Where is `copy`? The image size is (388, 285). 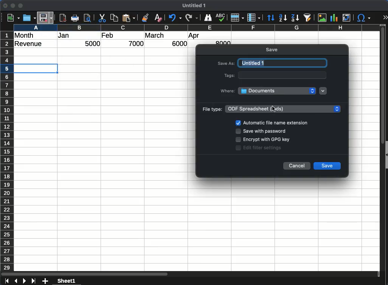 copy is located at coordinates (115, 18).